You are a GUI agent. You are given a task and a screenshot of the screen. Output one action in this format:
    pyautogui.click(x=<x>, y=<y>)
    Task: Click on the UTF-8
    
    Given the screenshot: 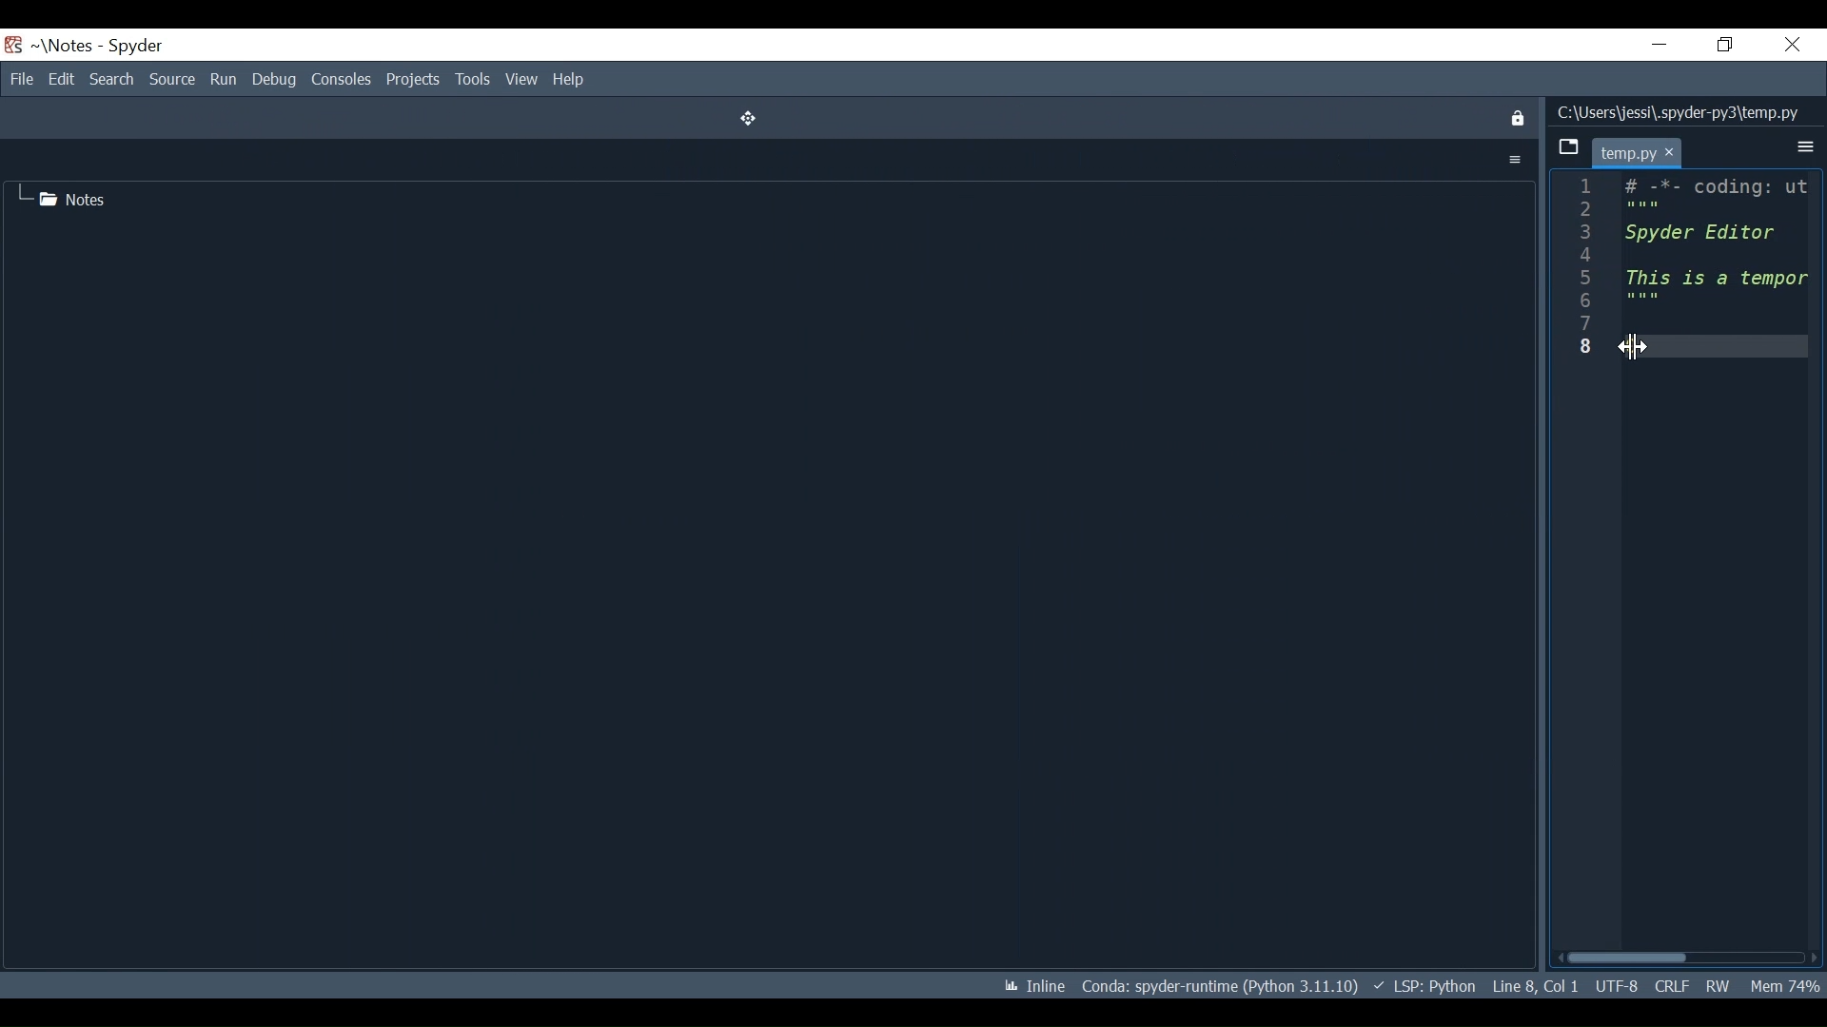 What is the action you would take?
    pyautogui.click(x=1615, y=985)
    